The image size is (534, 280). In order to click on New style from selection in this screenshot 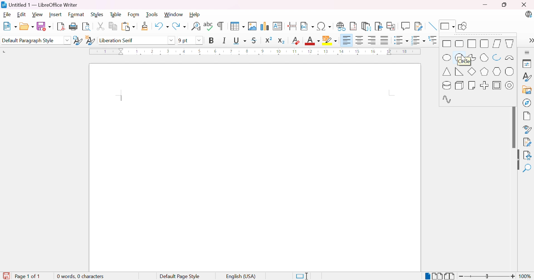, I will do `click(90, 41)`.